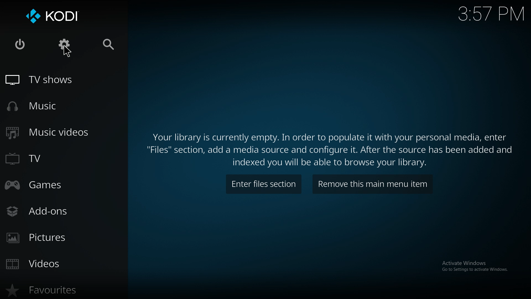 This screenshot has width=531, height=299. Describe the element at coordinates (263, 184) in the screenshot. I see `enter files section` at that location.